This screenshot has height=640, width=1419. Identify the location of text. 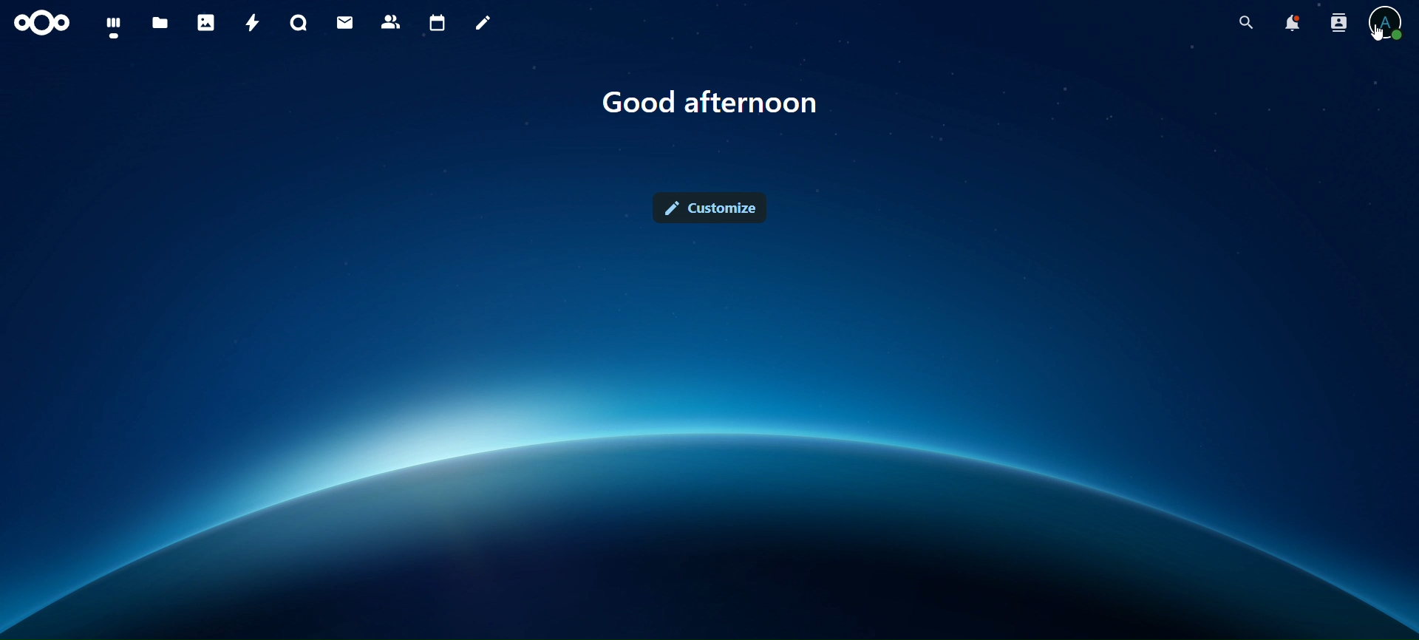
(710, 102).